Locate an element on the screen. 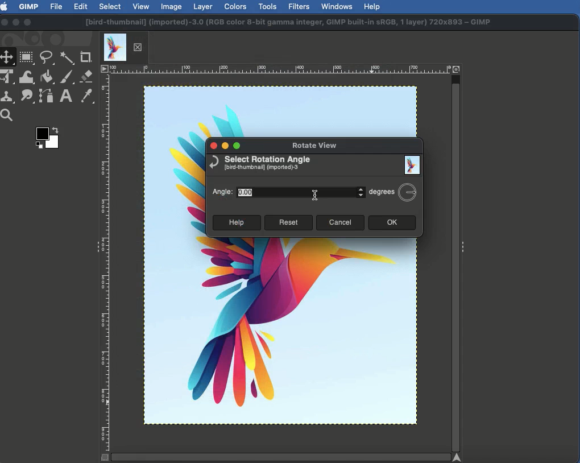  Paint is located at coordinates (66, 78).